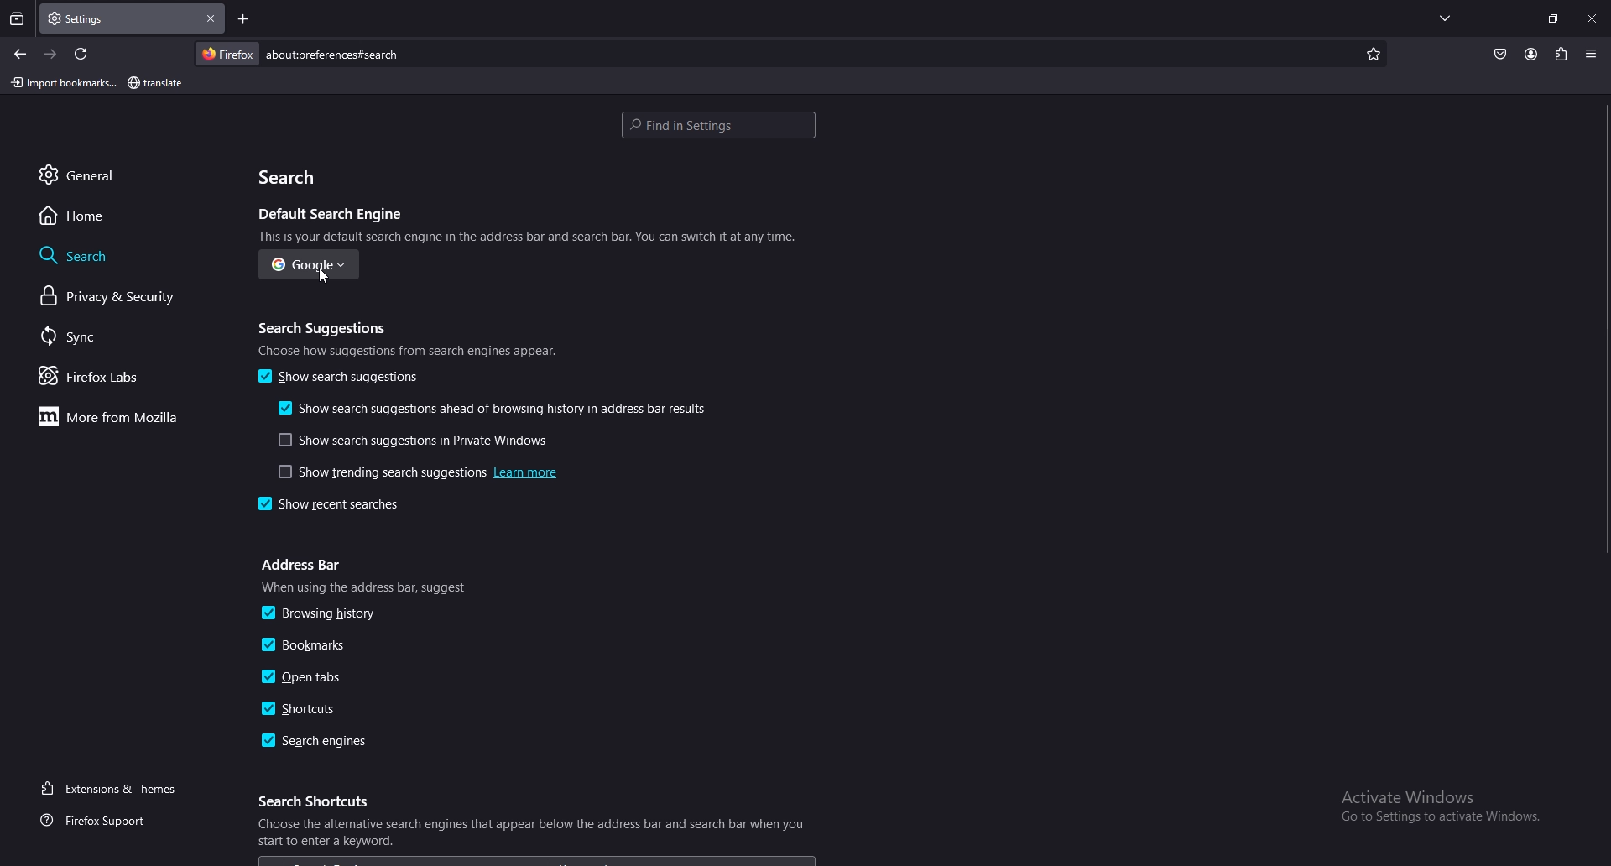  I want to click on back, so click(22, 55).